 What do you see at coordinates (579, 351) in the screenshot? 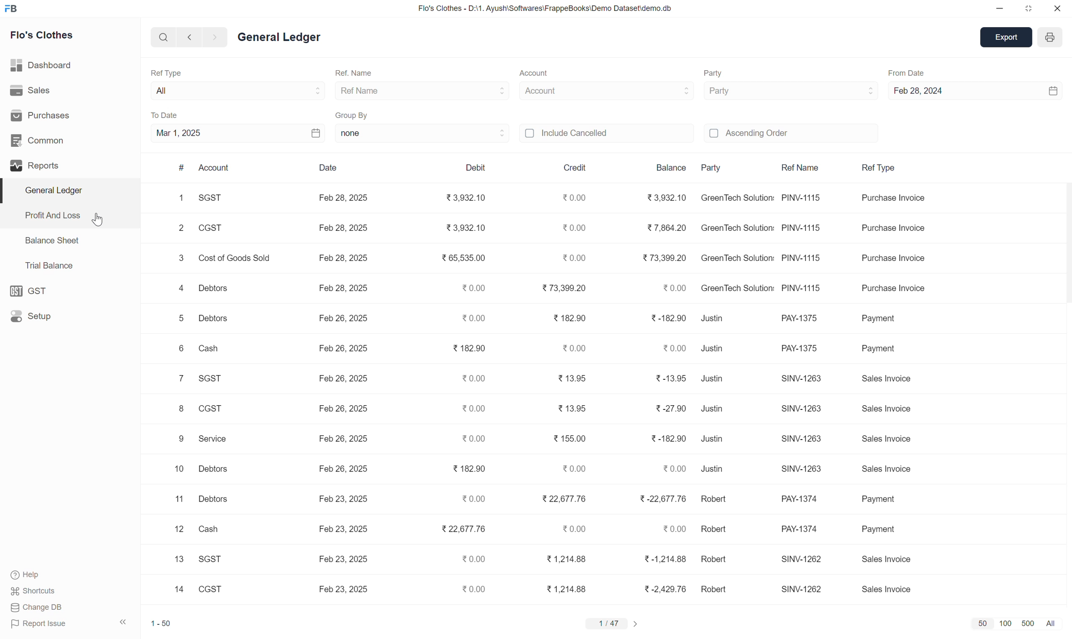
I see `₹0.00` at bounding box center [579, 351].